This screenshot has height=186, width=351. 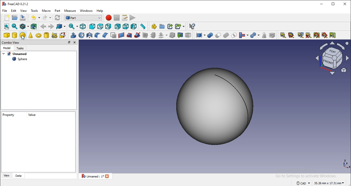 What do you see at coordinates (216, 105) in the screenshot?
I see `image` at bounding box center [216, 105].